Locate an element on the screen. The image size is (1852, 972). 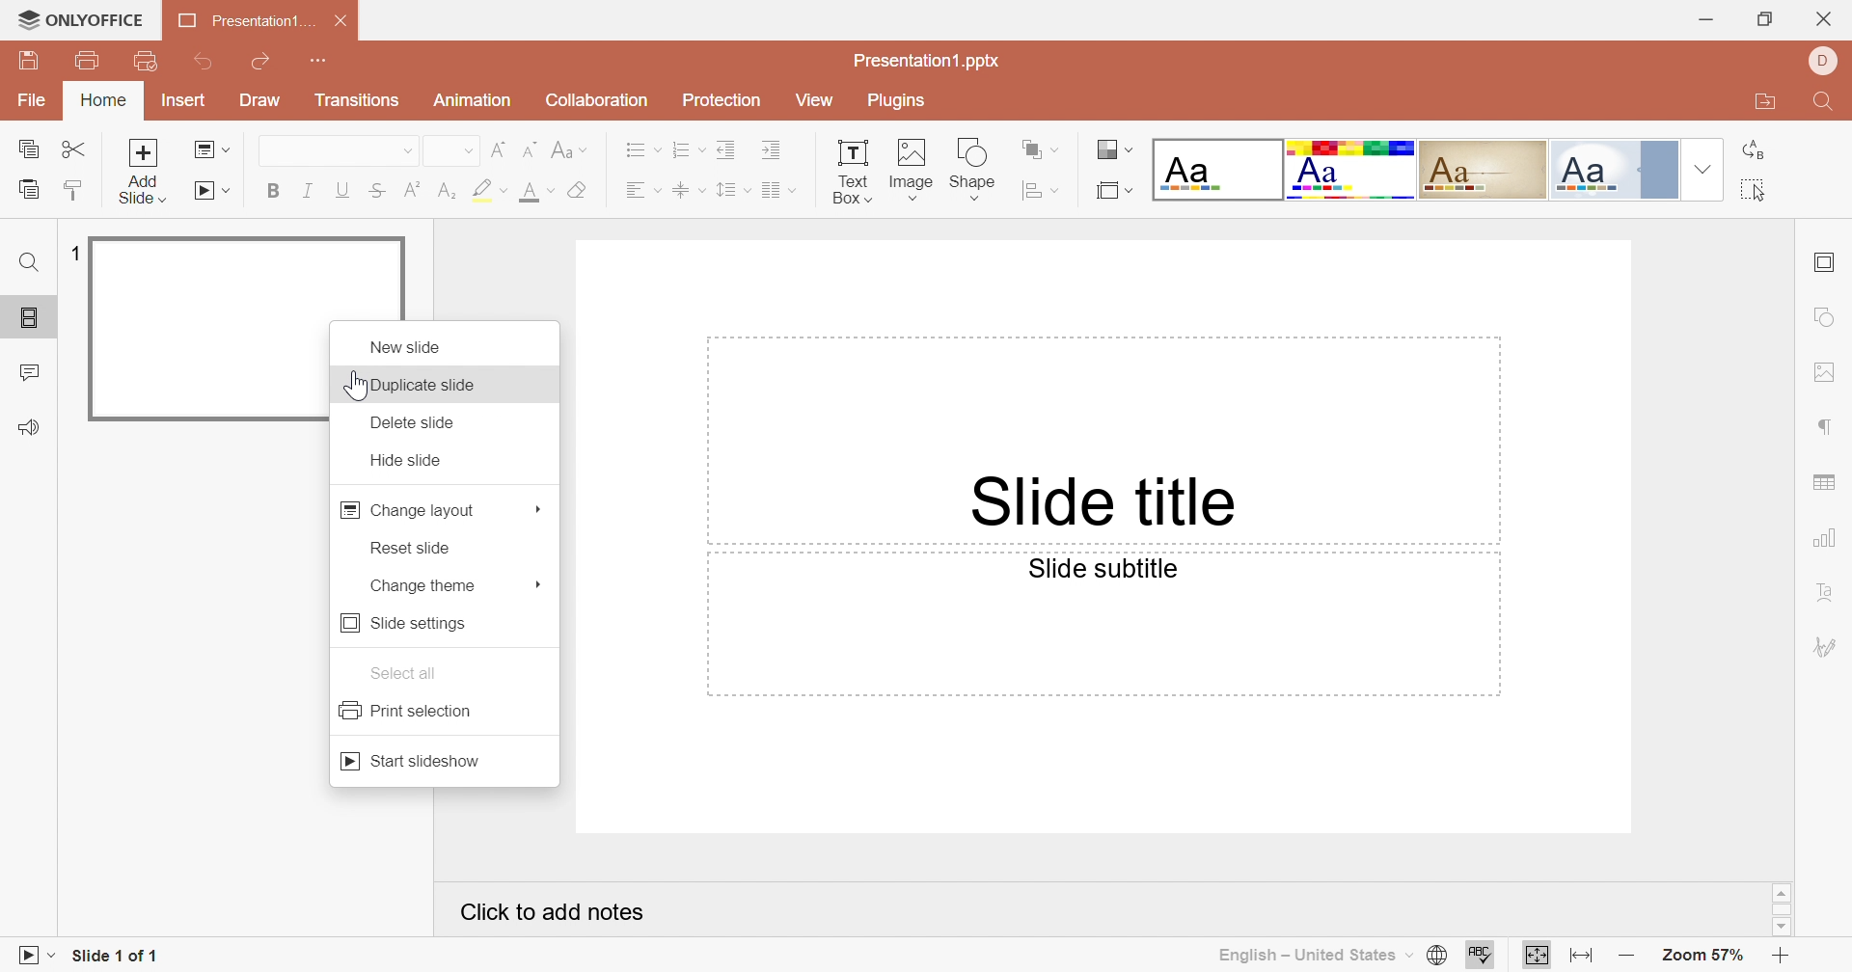
Align shape is located at coordinates (1031, 190).